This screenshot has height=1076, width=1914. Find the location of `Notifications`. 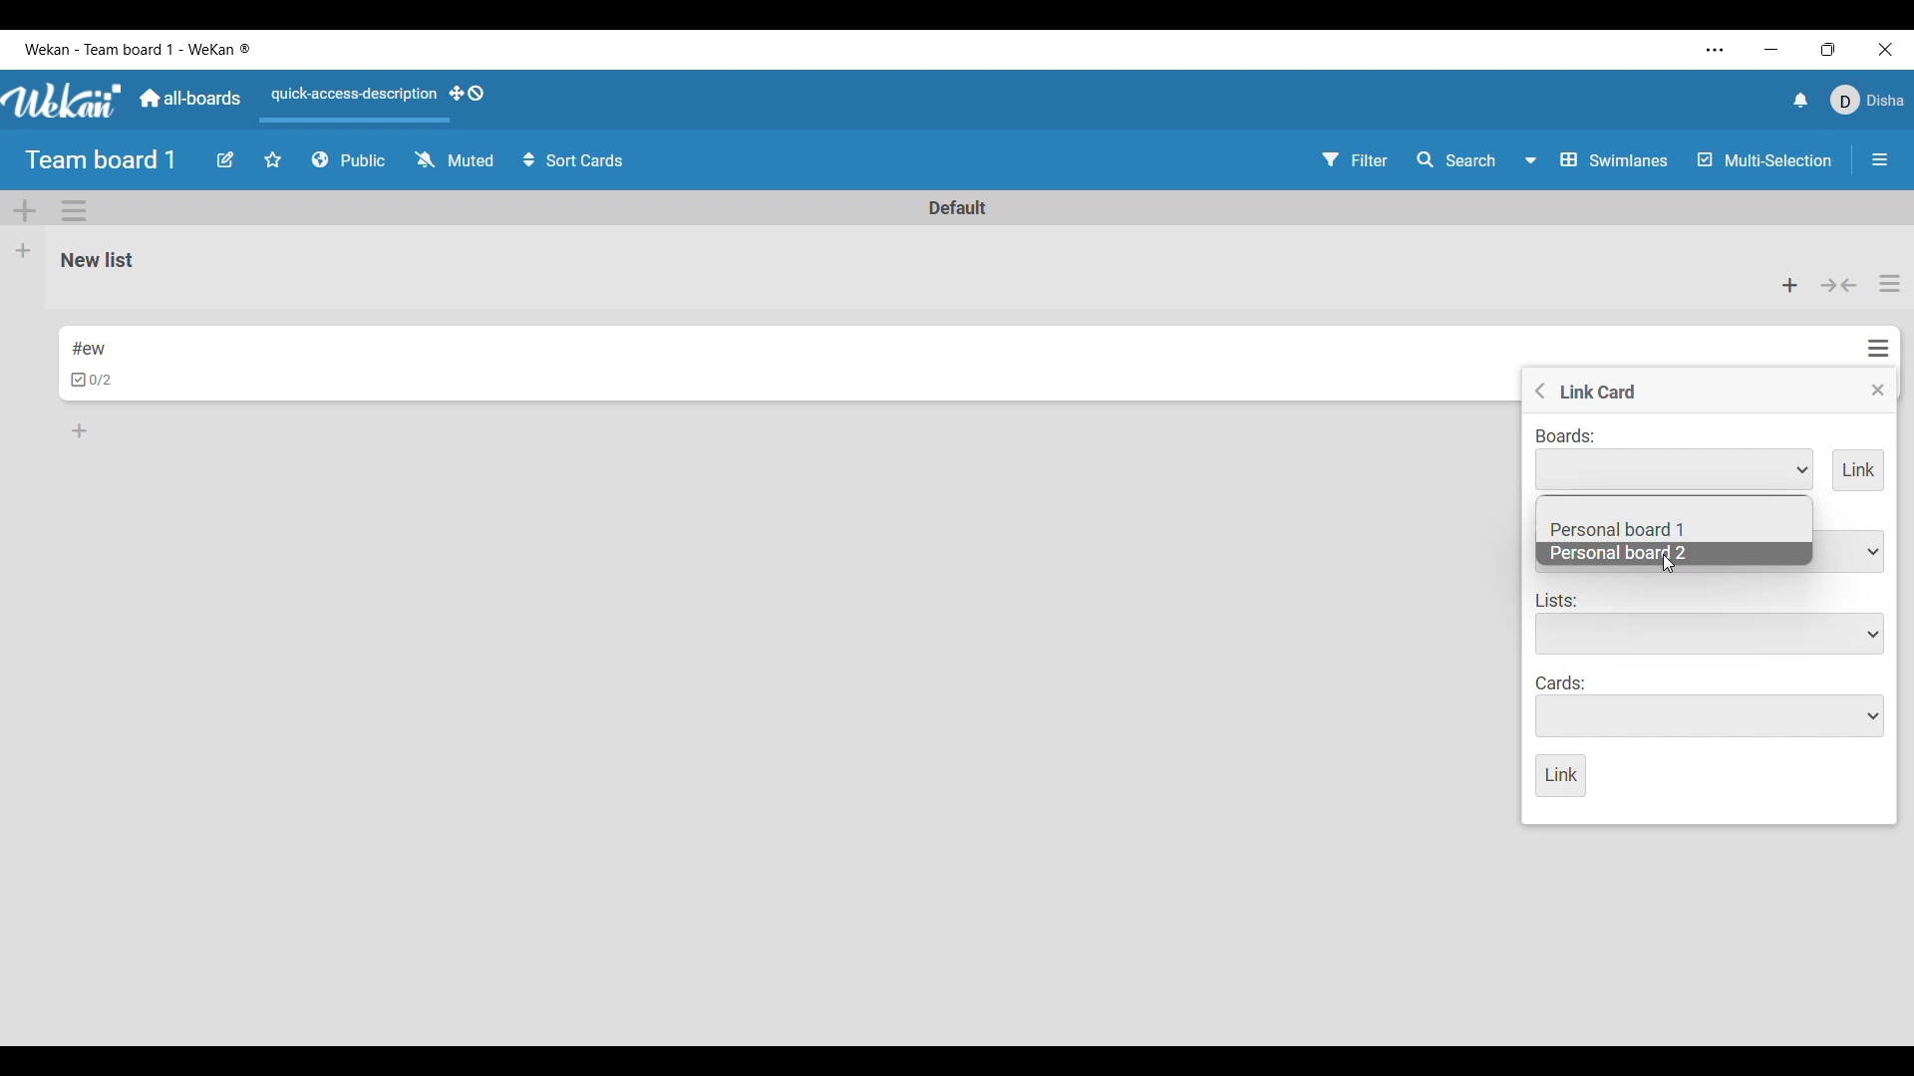

Notifications is located at coordinates (1800, 100).